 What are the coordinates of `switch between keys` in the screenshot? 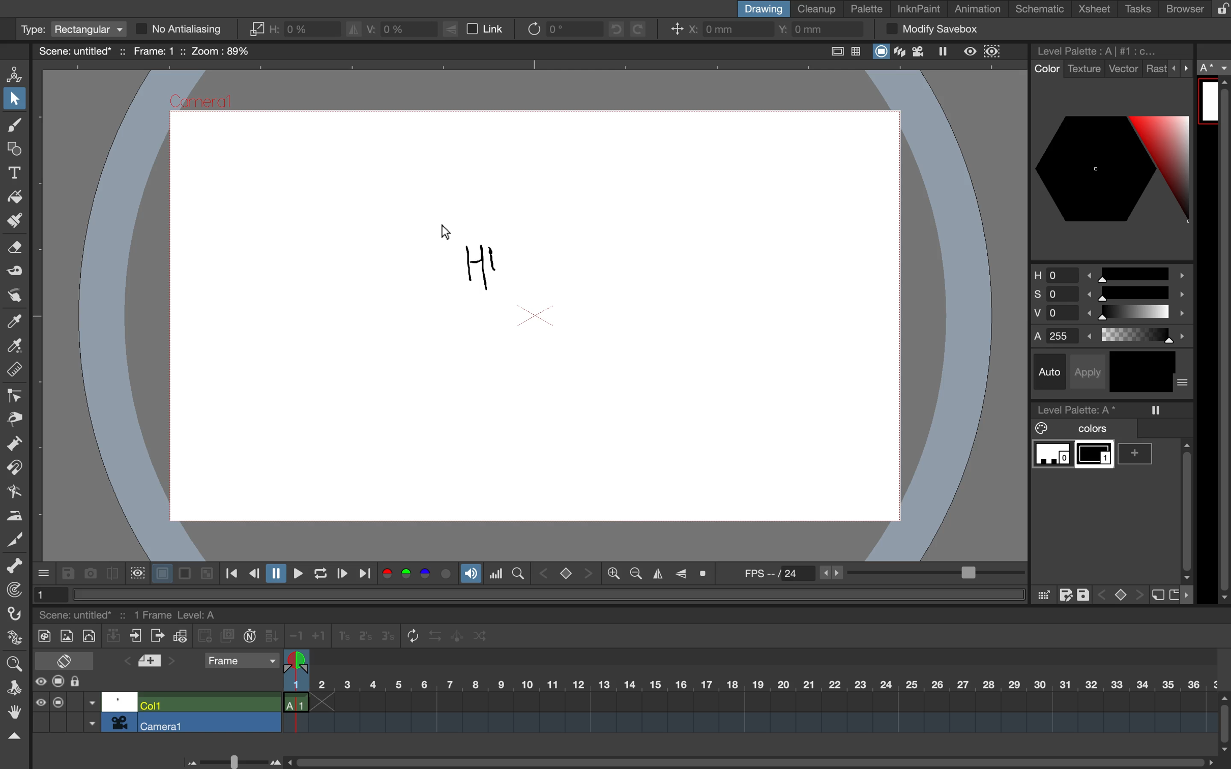 It's located at (1120, 594).